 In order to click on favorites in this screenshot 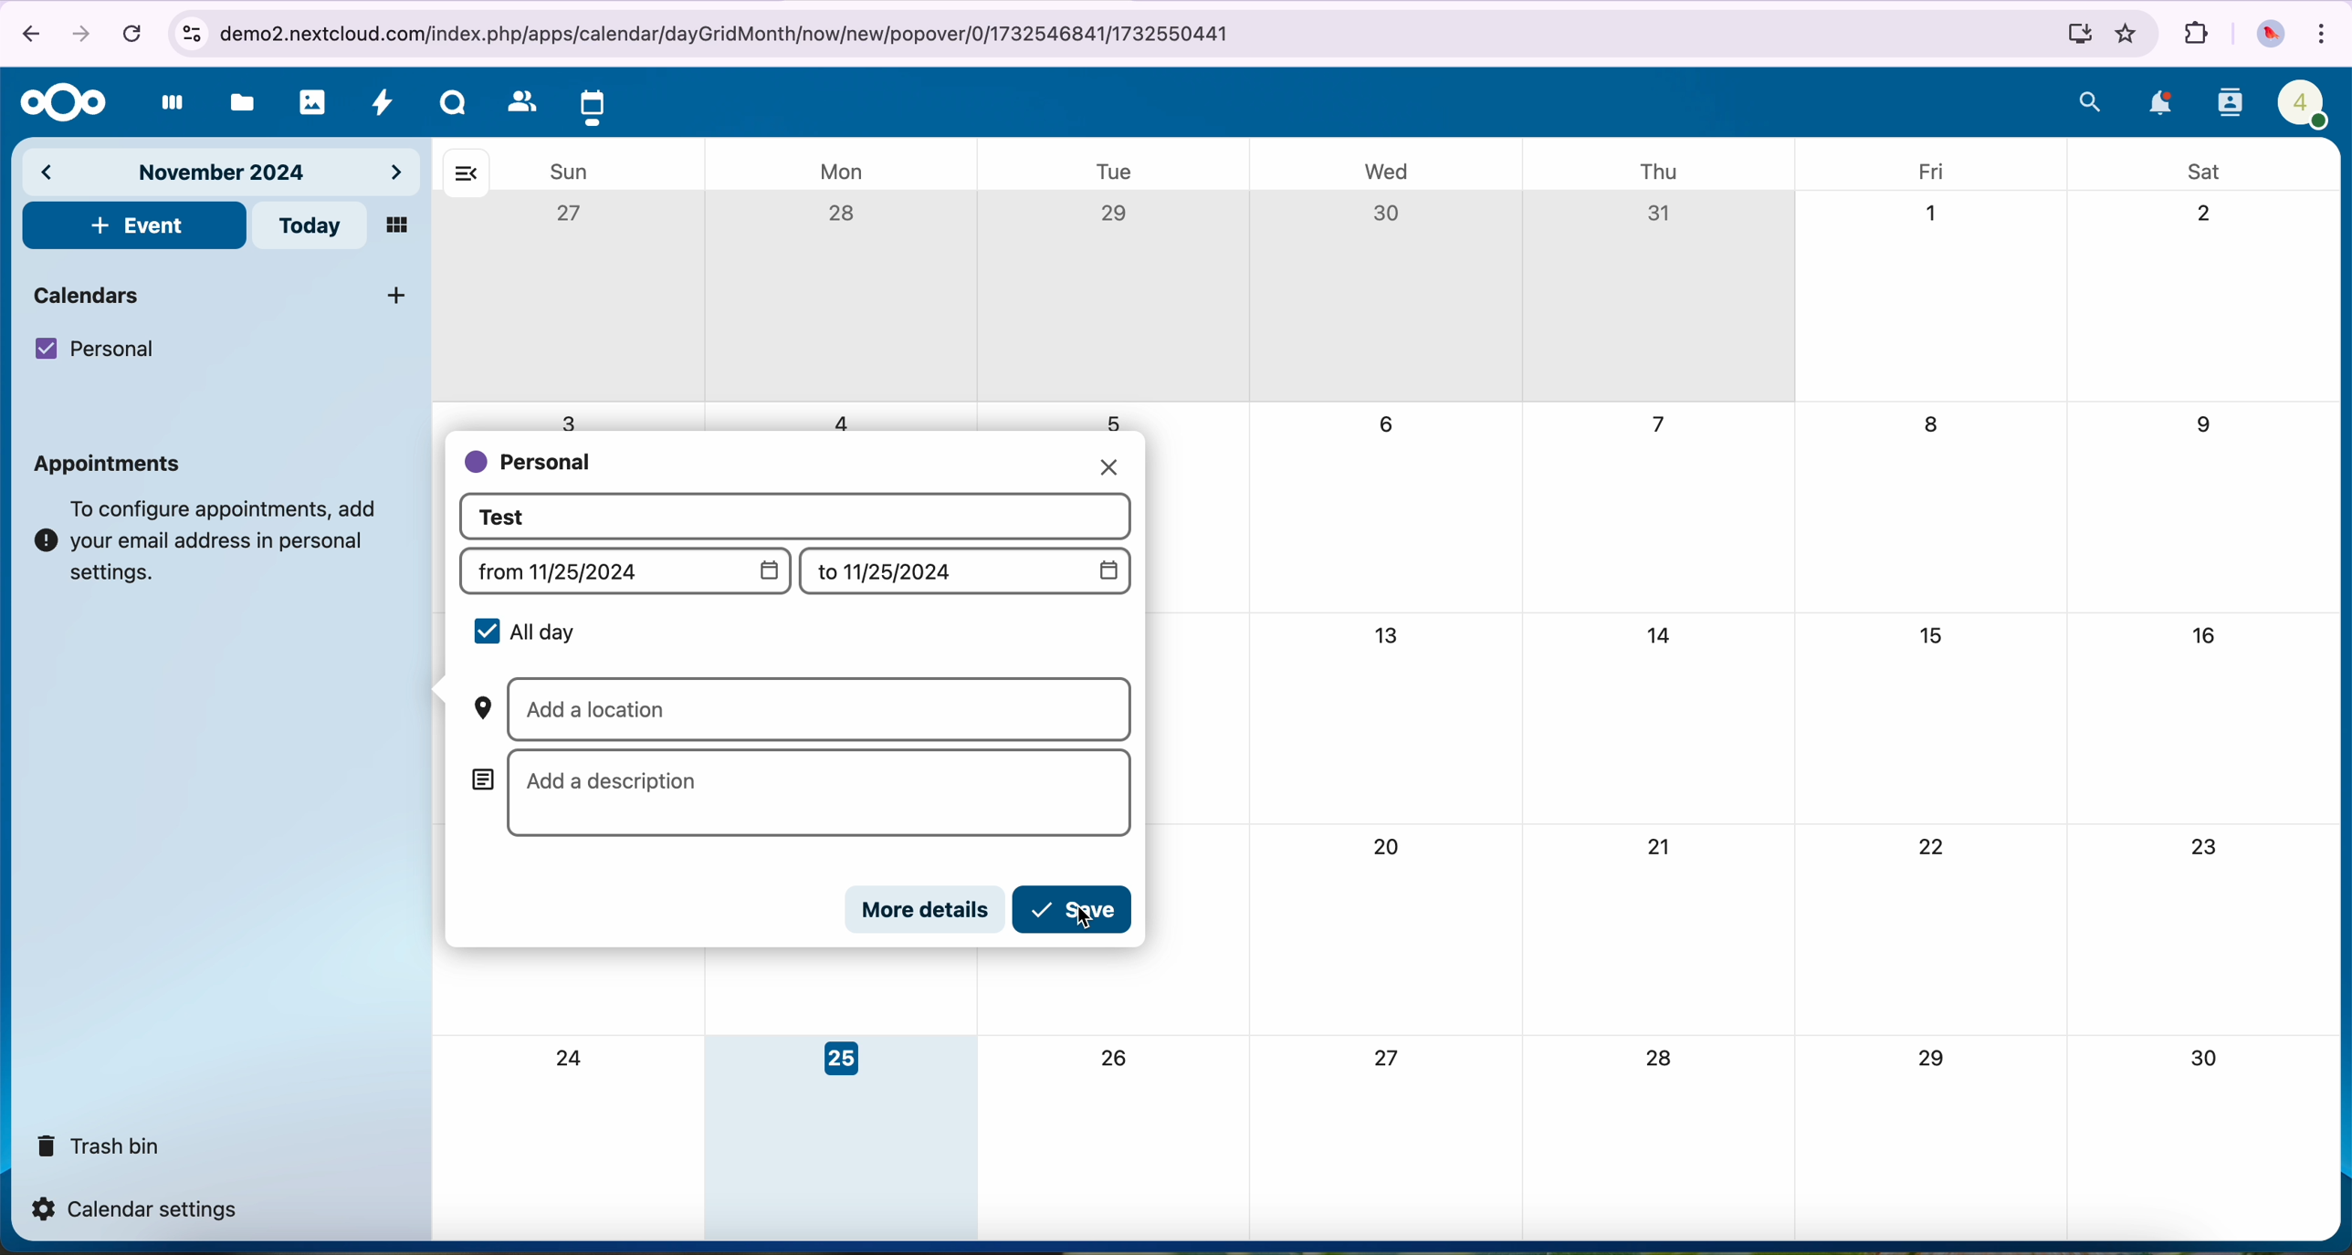, I will do `click(2126, 36)`.